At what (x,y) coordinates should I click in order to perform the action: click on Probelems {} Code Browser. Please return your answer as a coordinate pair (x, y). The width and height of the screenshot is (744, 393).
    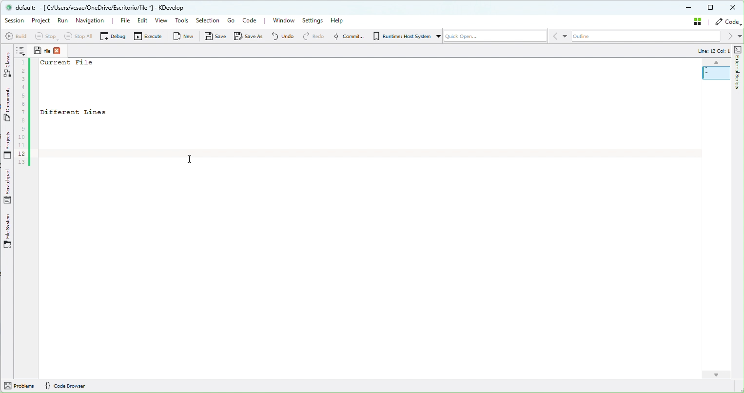
    Looking at the image, I should click on (63, 386).